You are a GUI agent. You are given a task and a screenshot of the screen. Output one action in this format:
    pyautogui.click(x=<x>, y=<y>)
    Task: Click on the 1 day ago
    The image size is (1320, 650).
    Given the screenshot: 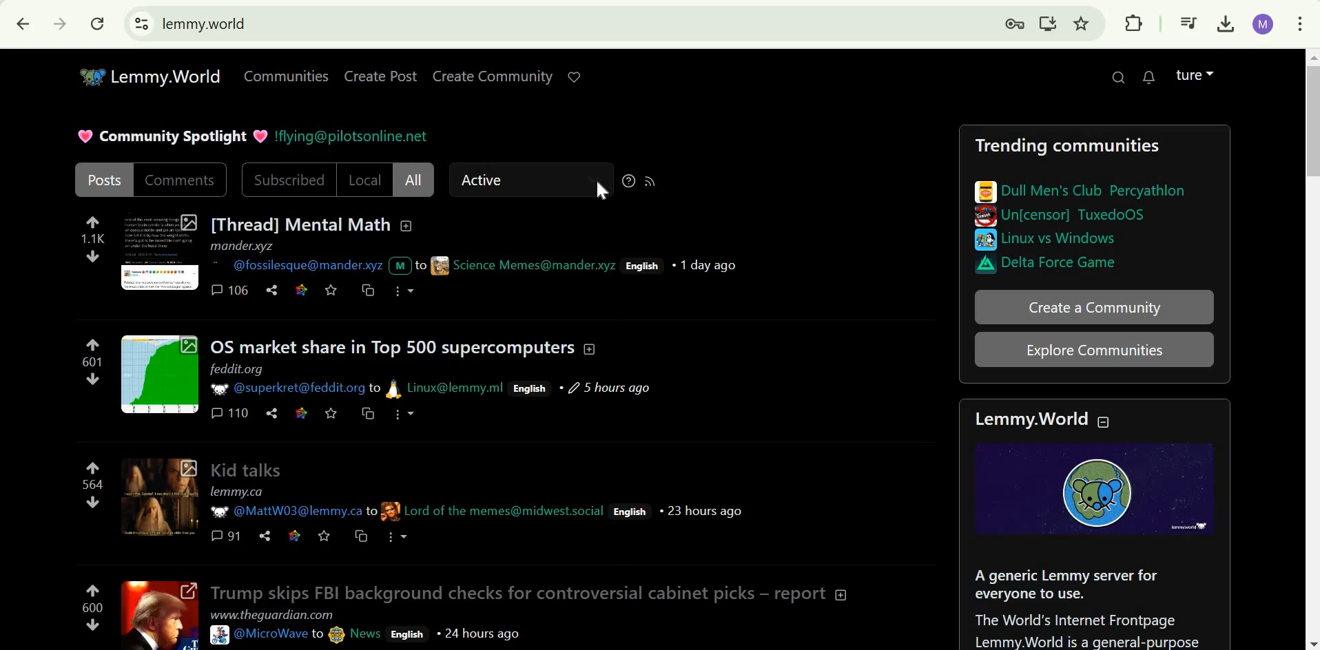 What is the action you would take?
    pyautogui.click(x=705, y=265)
    